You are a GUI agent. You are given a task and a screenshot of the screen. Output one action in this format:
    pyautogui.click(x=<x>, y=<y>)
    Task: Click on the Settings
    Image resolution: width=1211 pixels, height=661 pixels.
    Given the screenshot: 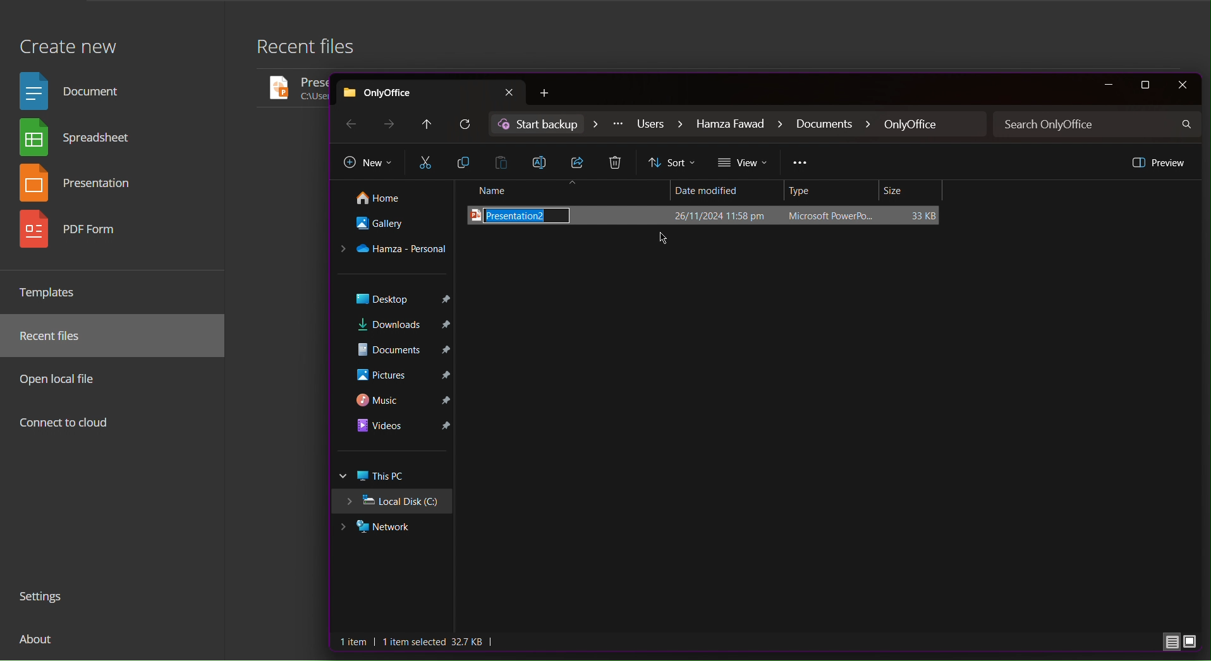 What is the action you would take?
    pyautogui.click(x=46, y=598)
    